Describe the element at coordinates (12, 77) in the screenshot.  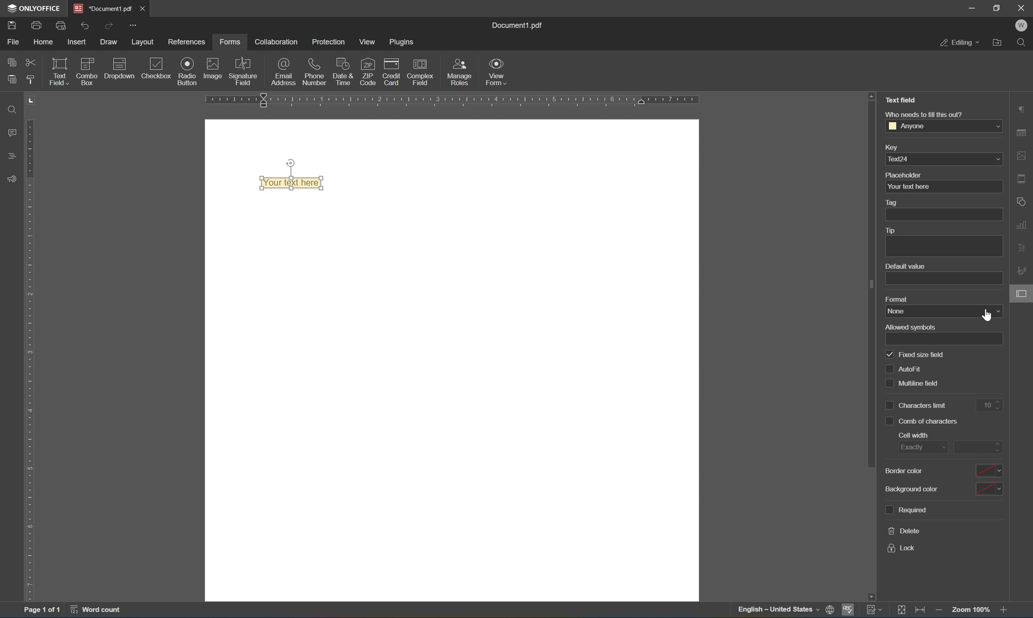
I see `paste` at that location.